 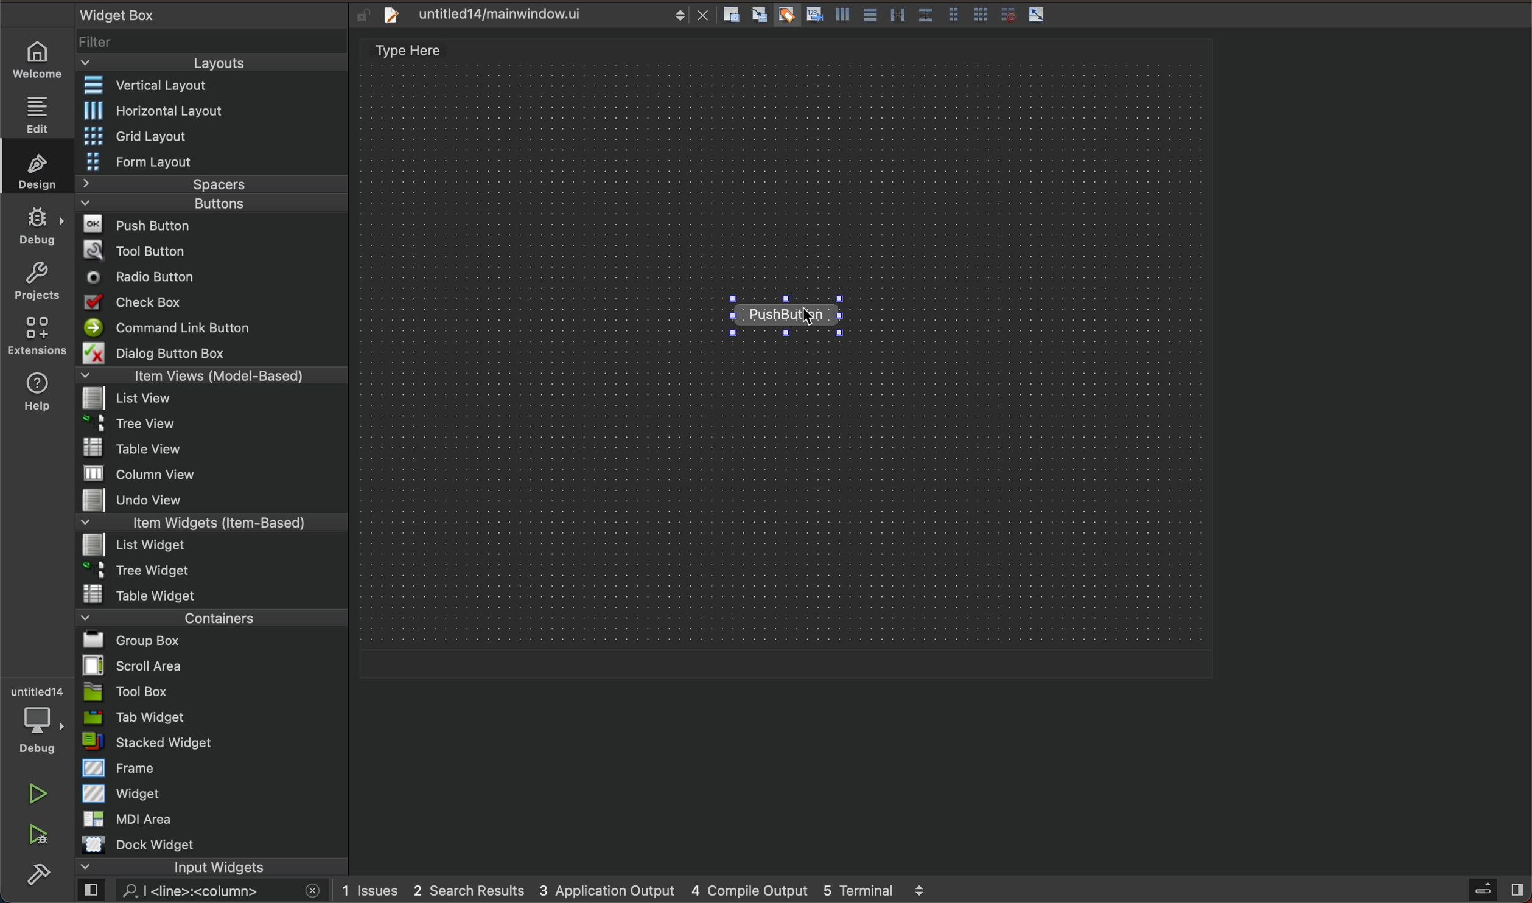 What do you see at coordinates (541, 17) in the screenshot?
I see `file tab` at bounding box center [541, 17].